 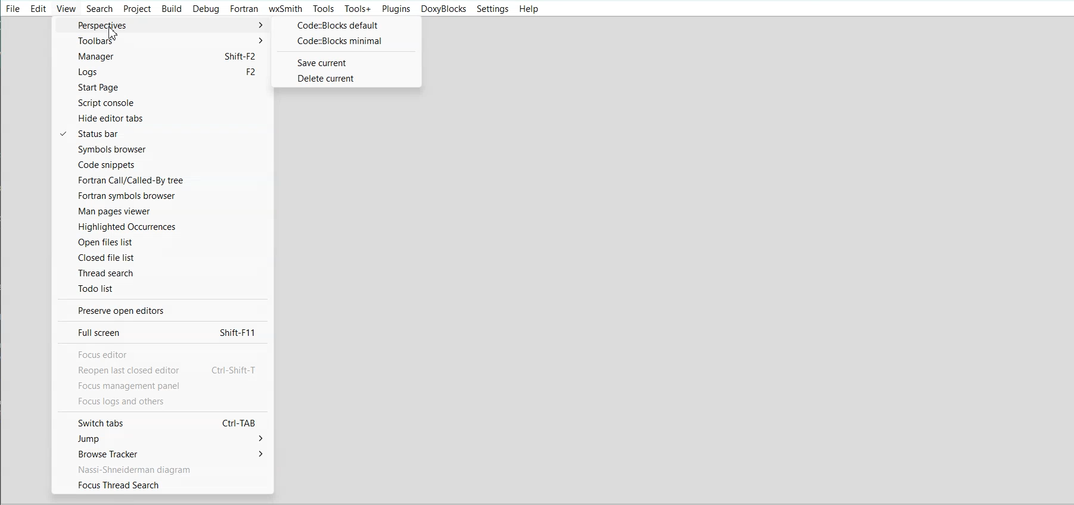 I want to click on Symbol browser, so click(x=163, y=149).